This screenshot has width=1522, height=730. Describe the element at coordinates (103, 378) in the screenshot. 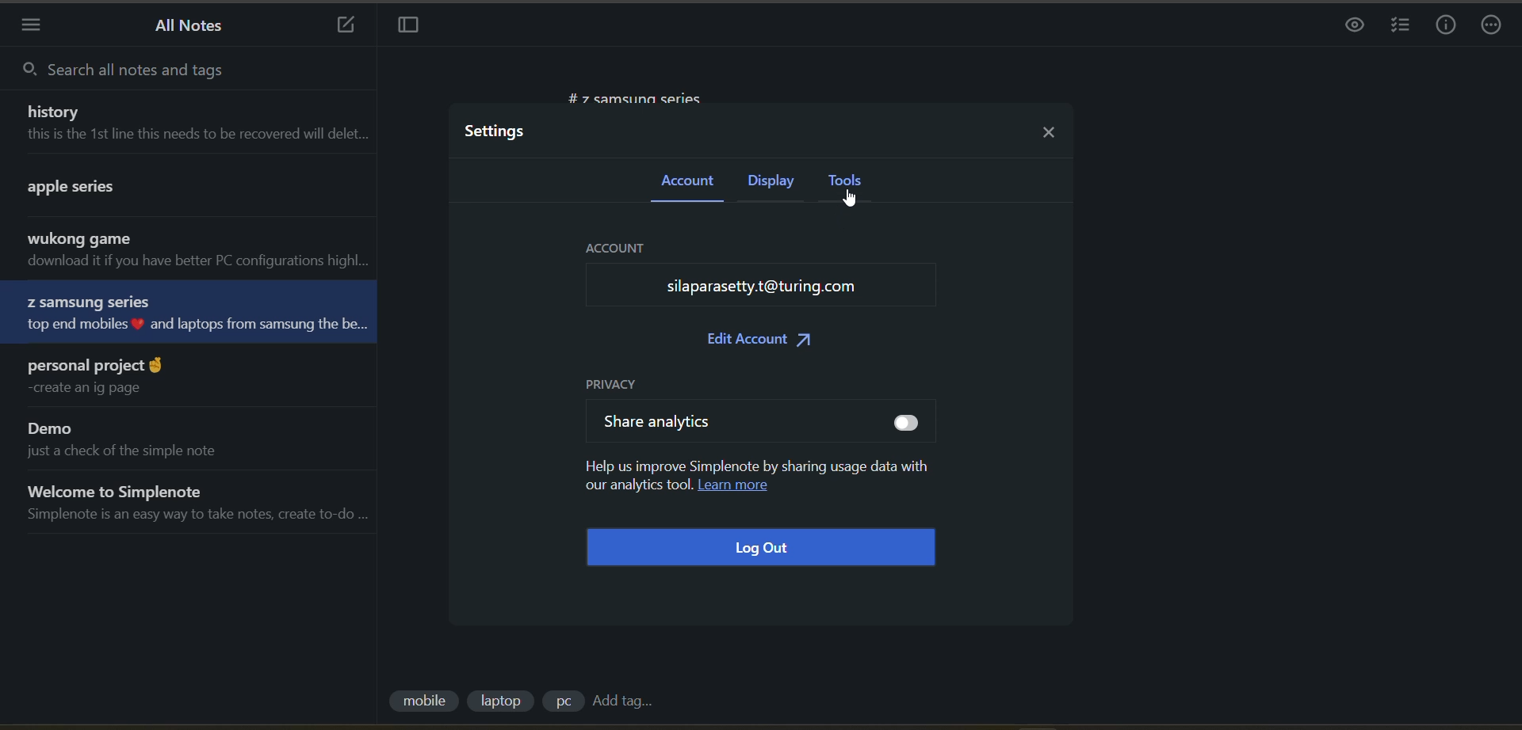

I see `note title and preview` at that location.